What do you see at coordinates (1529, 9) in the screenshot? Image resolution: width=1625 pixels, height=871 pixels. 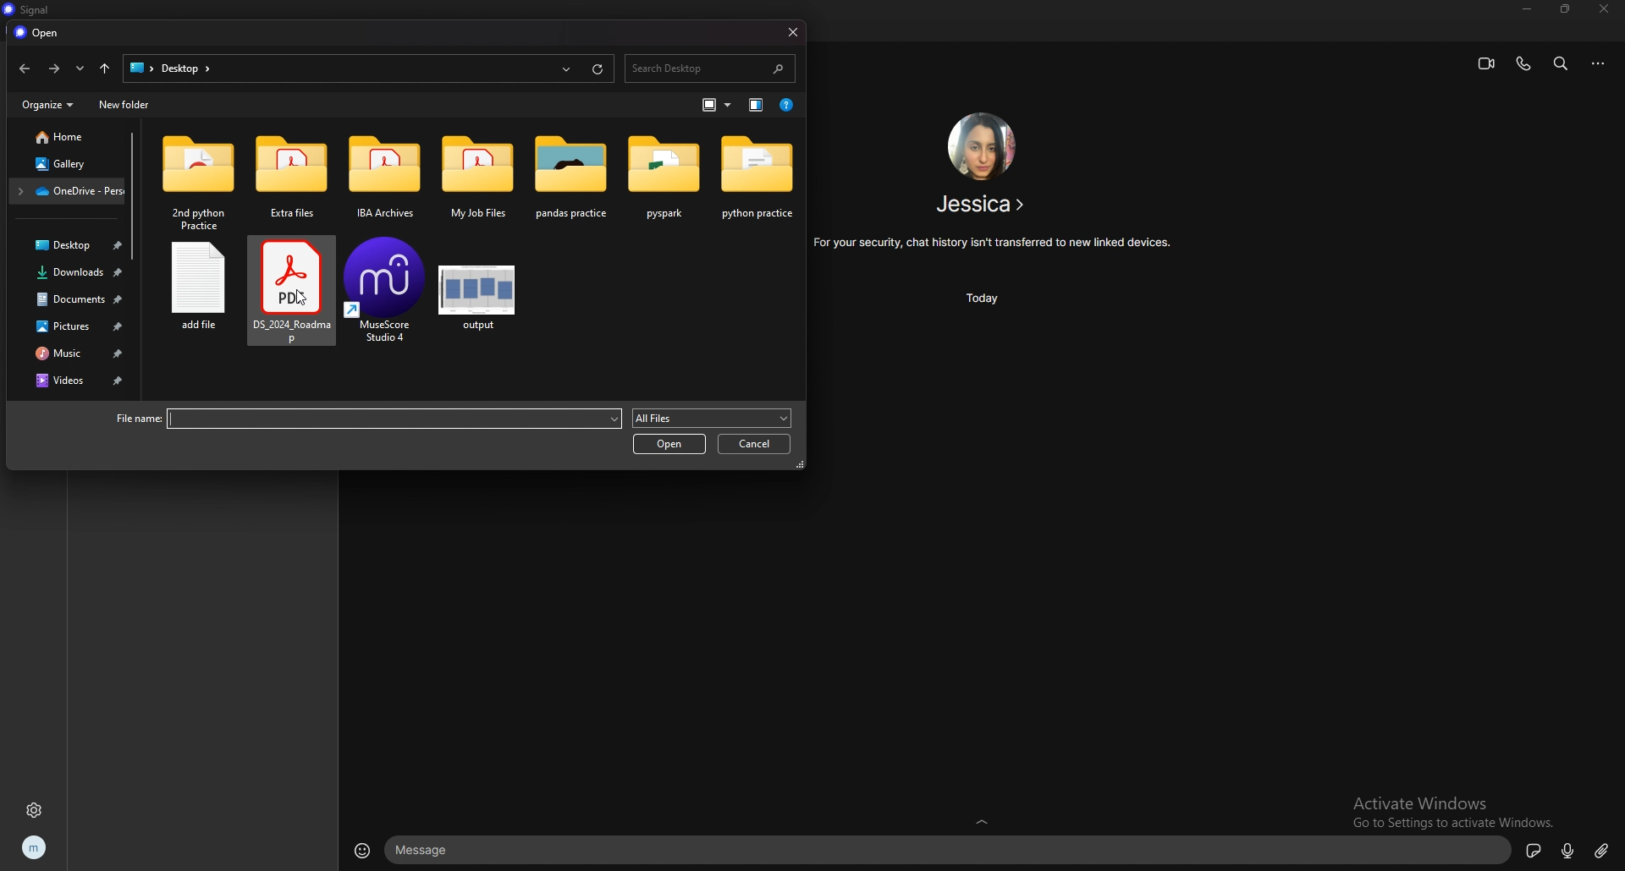 I see `minimize` at bounding box center [1529, 9].